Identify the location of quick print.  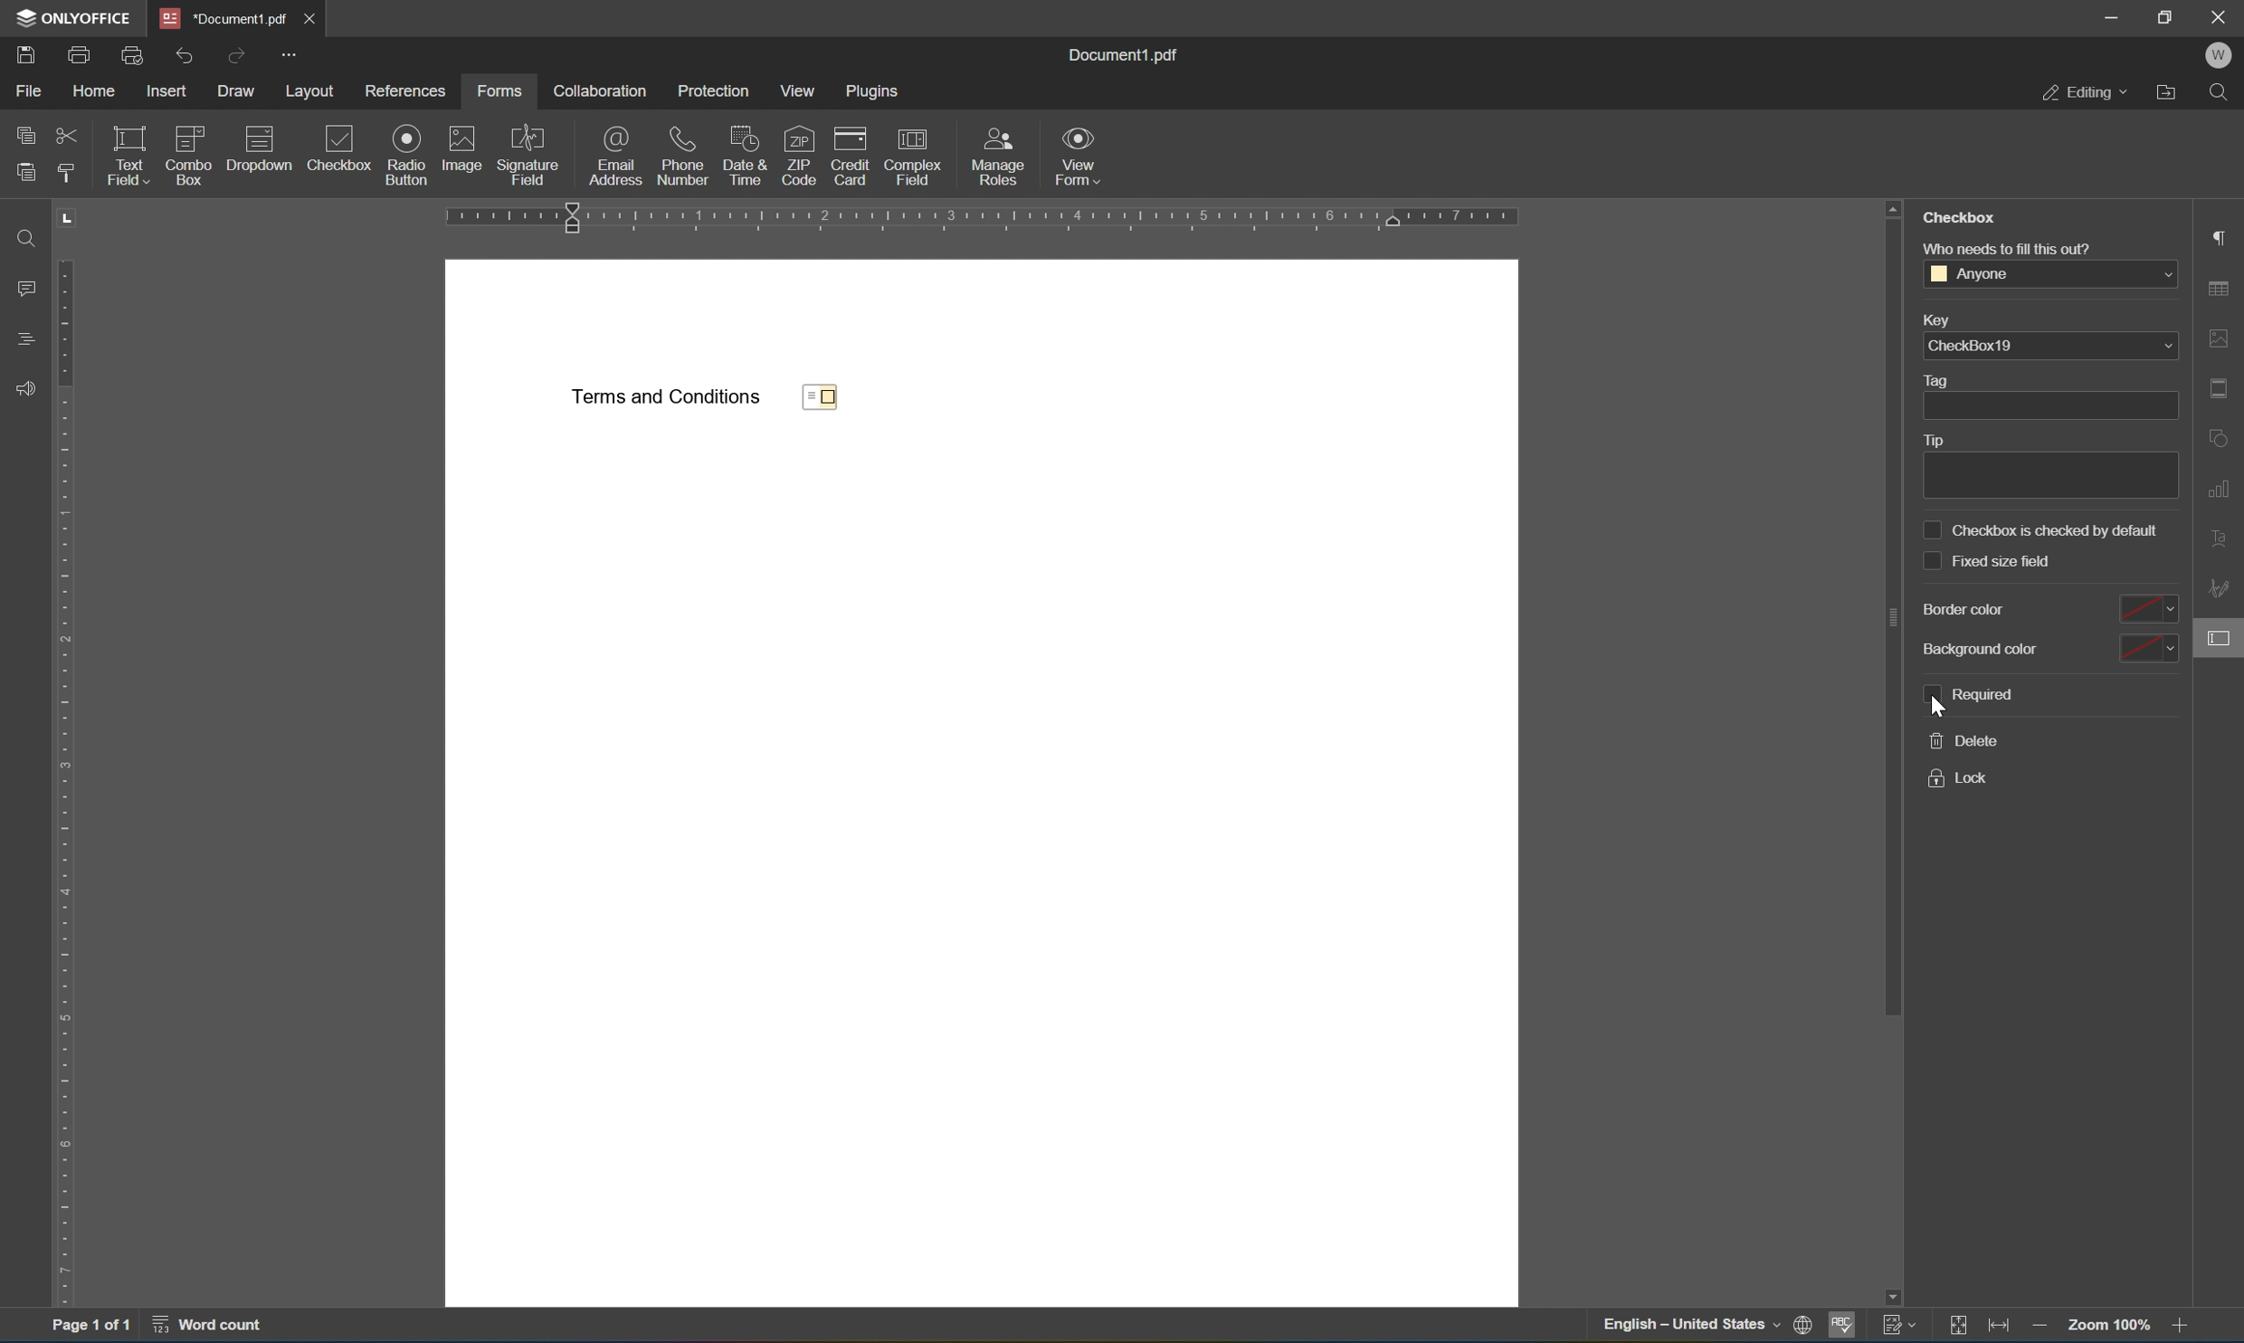
(133, 54).